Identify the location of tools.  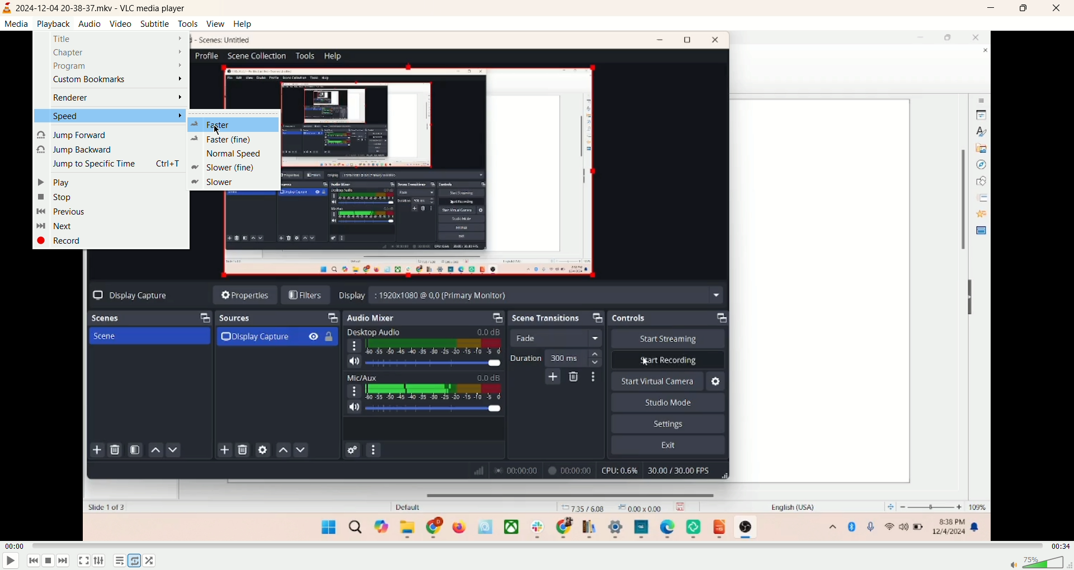
(189, 24).